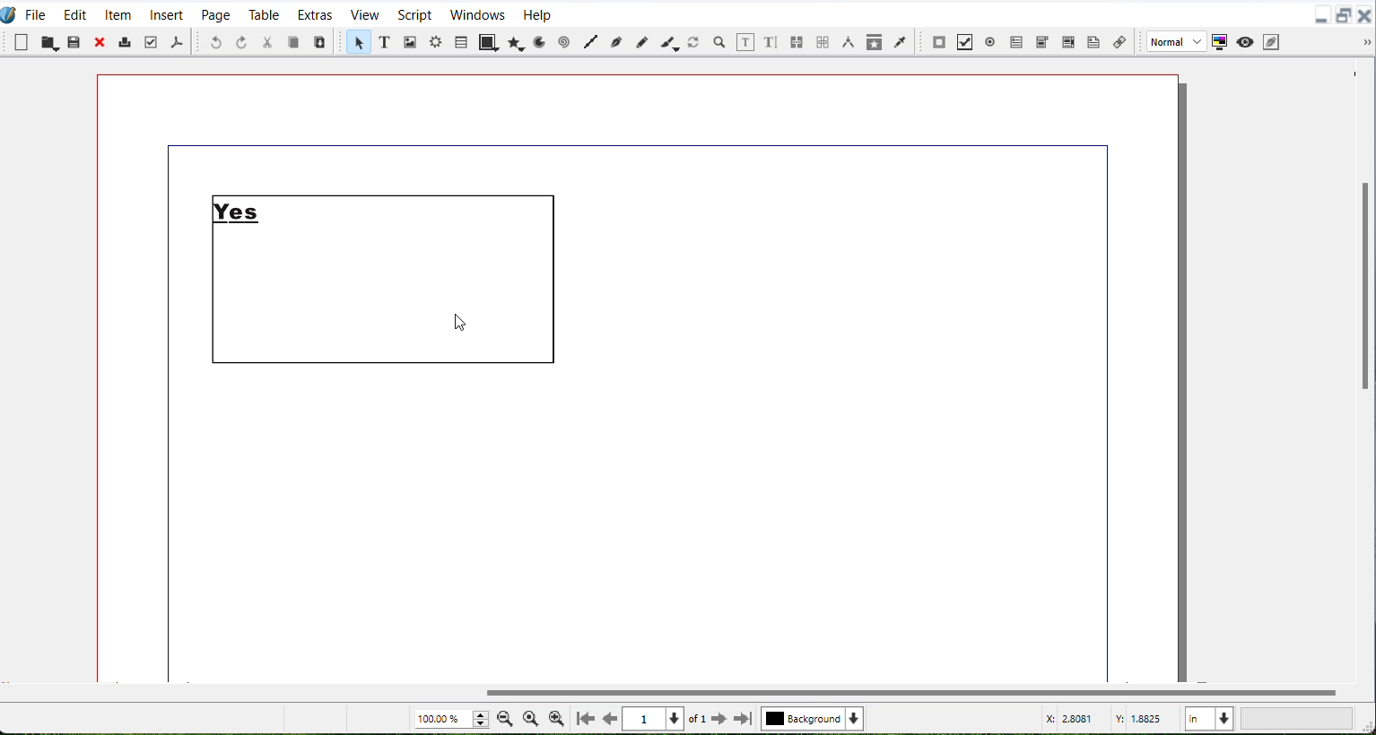 This screenshot has width=1376, height=735. What do you see at coordinates (1272, 41) in the screenshot?
I see `Edit in preview Mode` at bounding box center [1272, 41].